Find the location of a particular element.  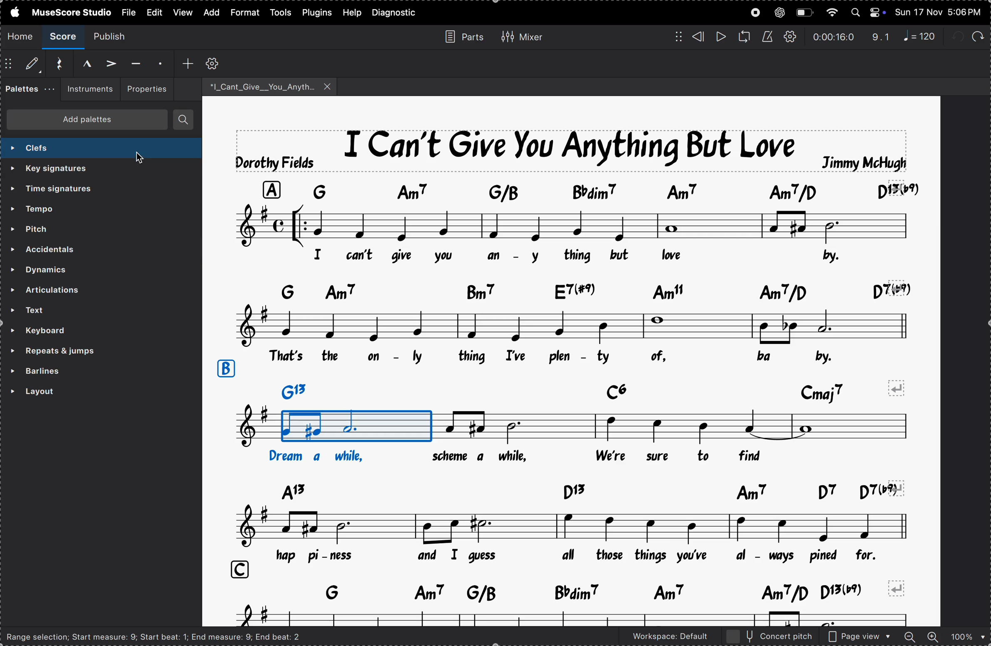

articulations is located at coordinates (87, 291).